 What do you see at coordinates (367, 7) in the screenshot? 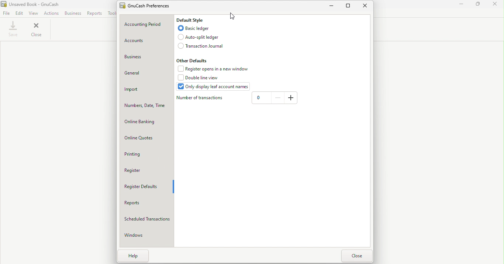
I see `Close` at bounding box center [367, 7].